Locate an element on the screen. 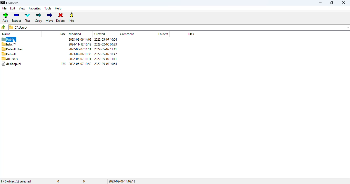 Image resolution: width=350 pixels, height=184 pixels. maximize is located at coordinates (332, 3).